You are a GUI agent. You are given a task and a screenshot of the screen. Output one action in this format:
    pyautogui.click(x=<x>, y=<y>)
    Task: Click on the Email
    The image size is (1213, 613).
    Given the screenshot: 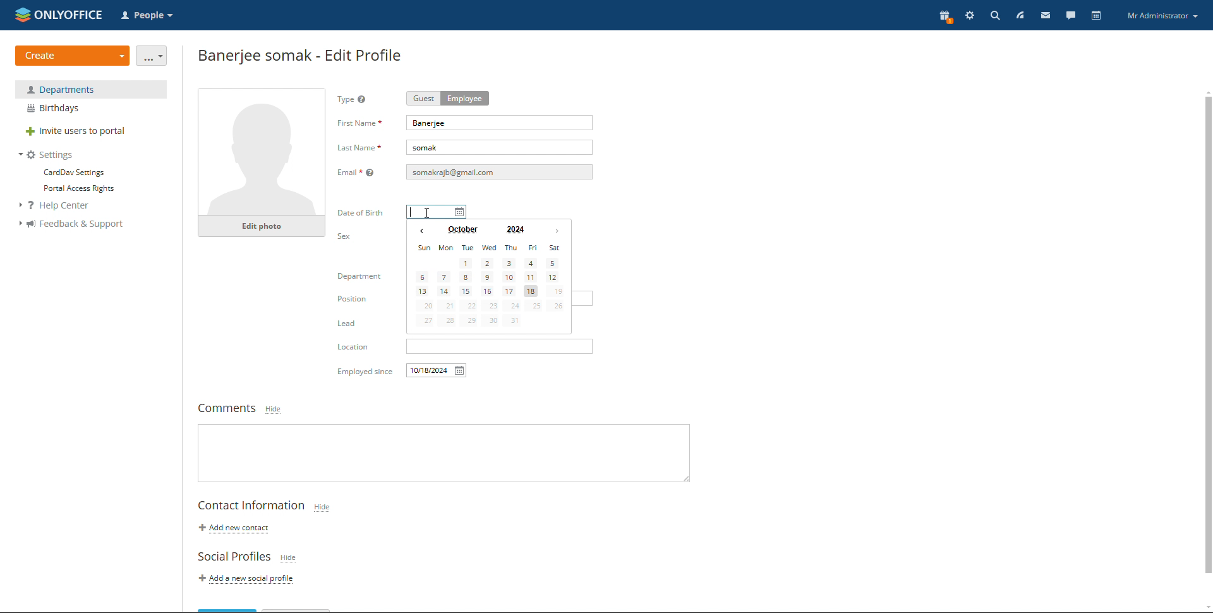 What is the action you would take?
    pyautogui.click(x=358, y=172)
    